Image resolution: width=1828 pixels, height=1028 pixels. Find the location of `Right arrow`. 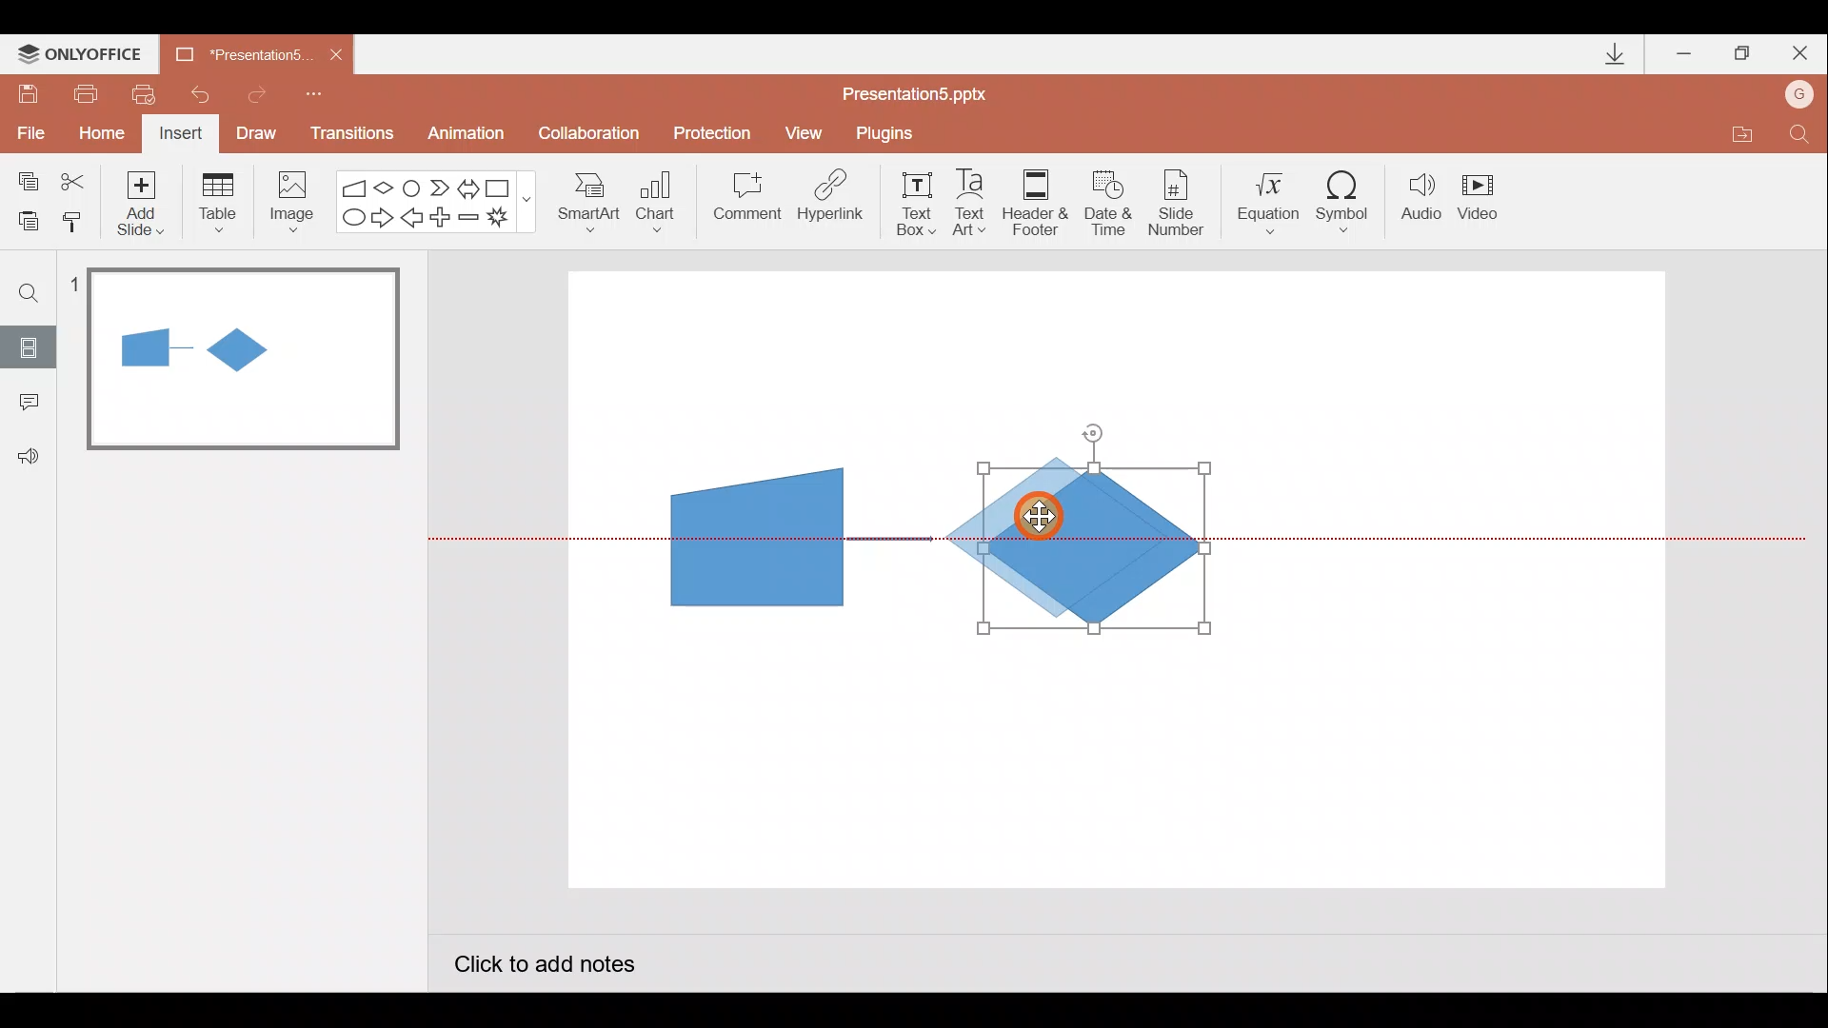

Right arrow is located at coordinates (385, 216).